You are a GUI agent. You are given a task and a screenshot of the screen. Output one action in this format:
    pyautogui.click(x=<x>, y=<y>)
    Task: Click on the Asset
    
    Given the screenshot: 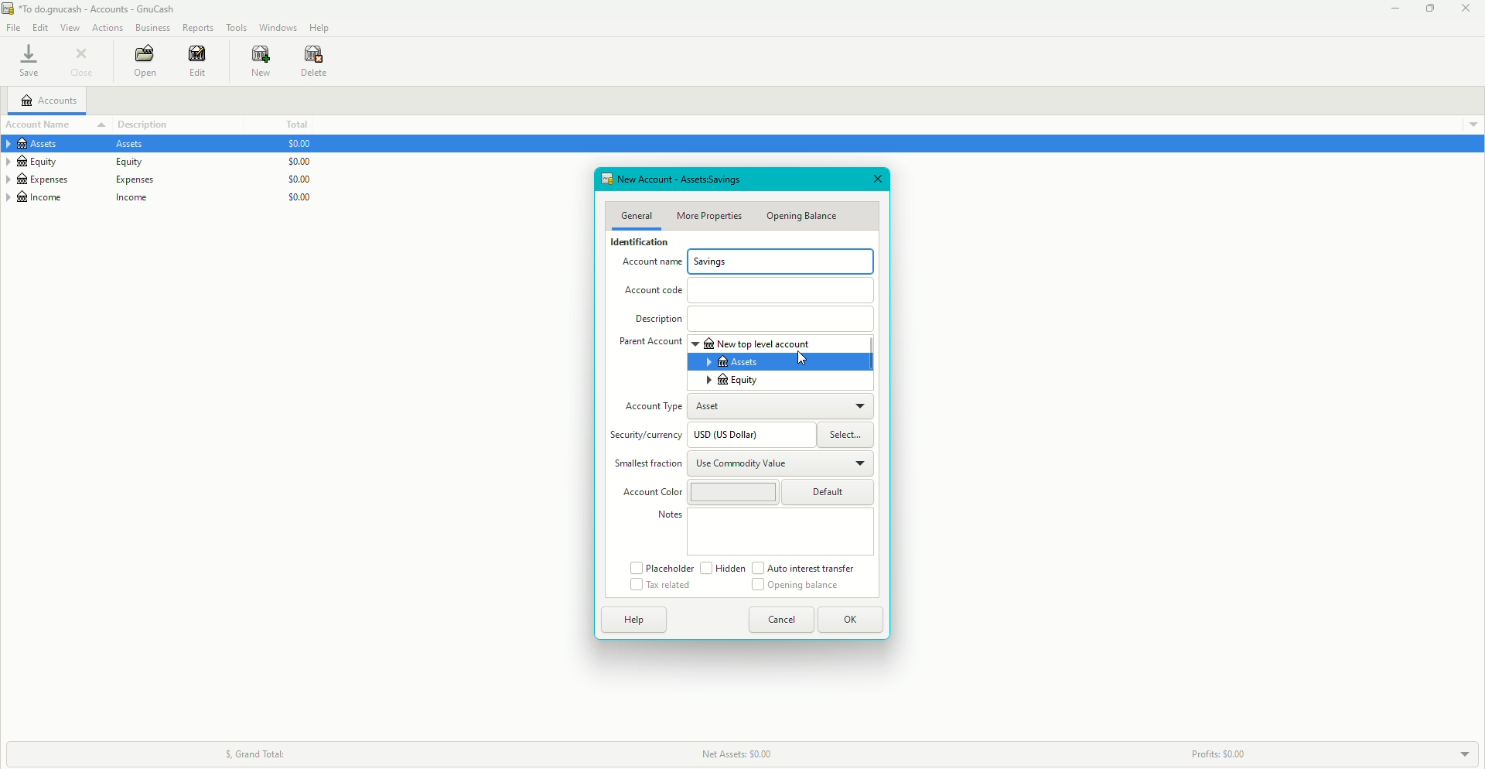 What is the action you would take?
    pyautogui.click(x=717, y=408)
    